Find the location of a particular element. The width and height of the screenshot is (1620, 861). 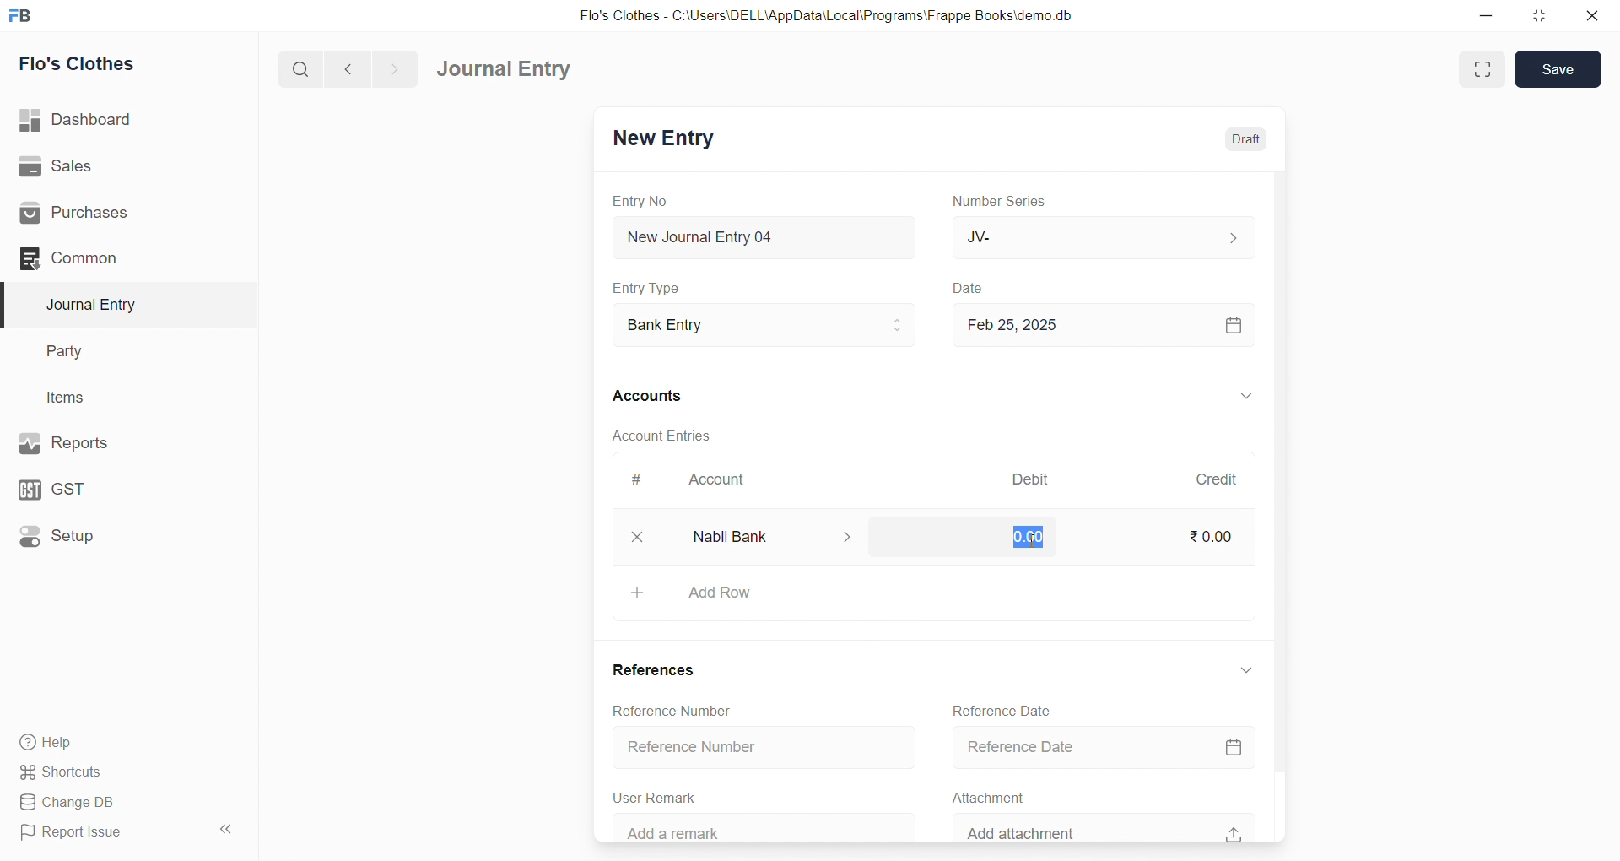

Debit is located at coordinates (1031, 481).